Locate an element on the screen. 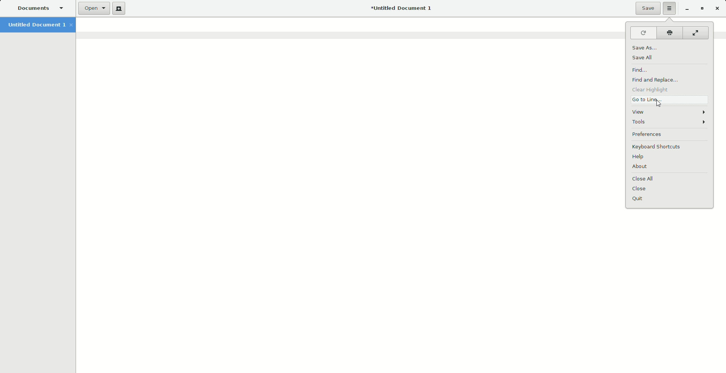 The image size is (726, 373). Close is located at coordinates (717, 8).